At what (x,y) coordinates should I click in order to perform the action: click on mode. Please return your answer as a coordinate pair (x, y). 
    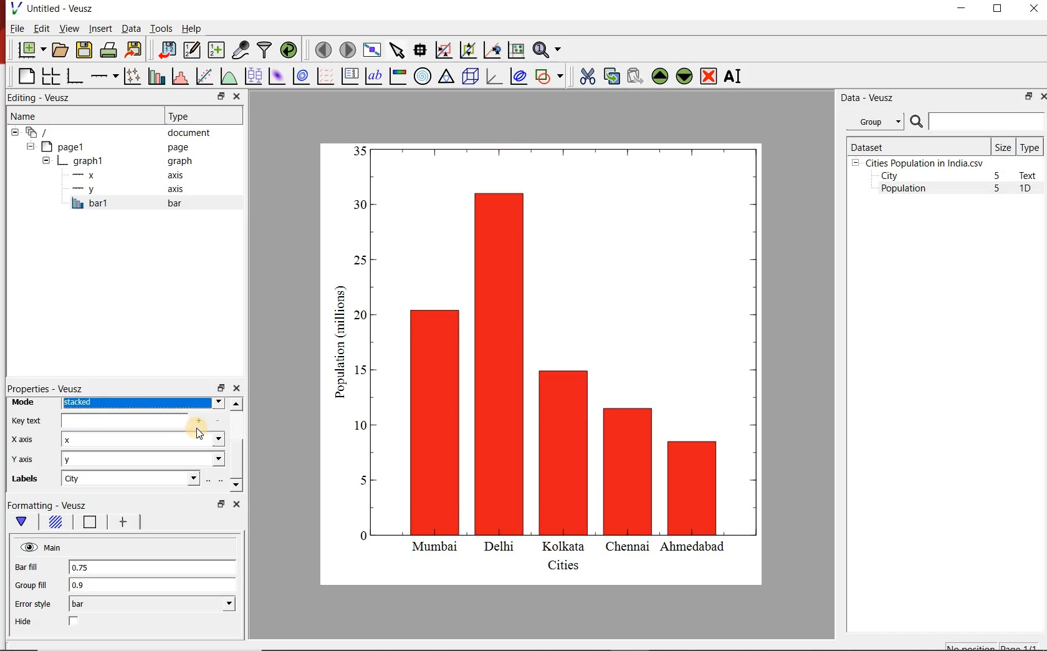
    Looking at the image, I should click on (25, 403).